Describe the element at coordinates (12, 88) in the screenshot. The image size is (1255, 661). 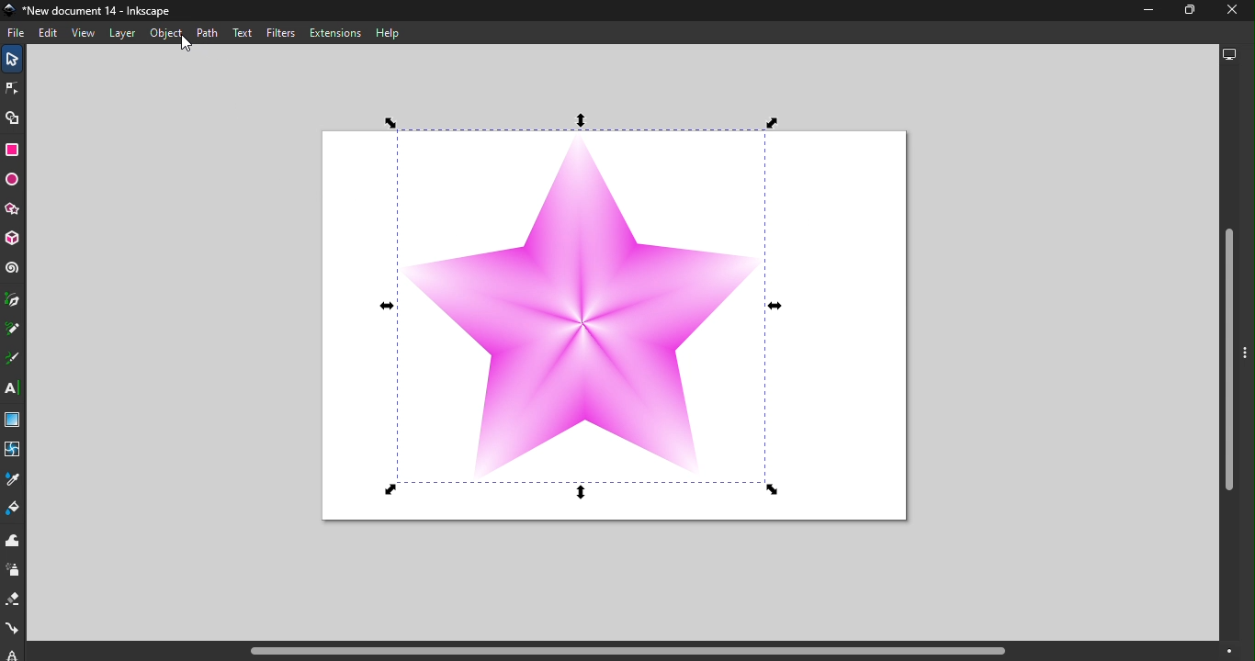
I see `Node tool` at that location.